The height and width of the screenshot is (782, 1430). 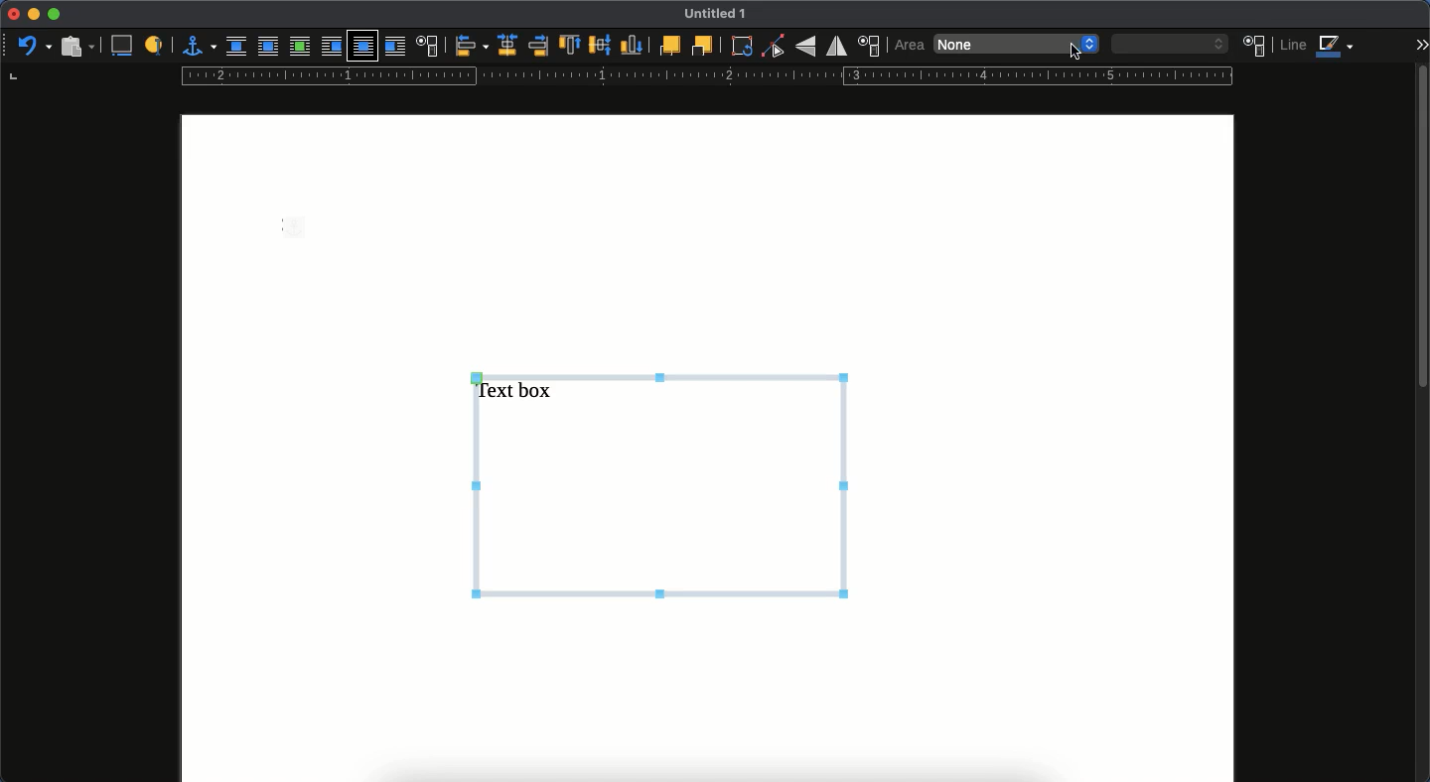 I want to click on rotate, so click(x=742, y=48).